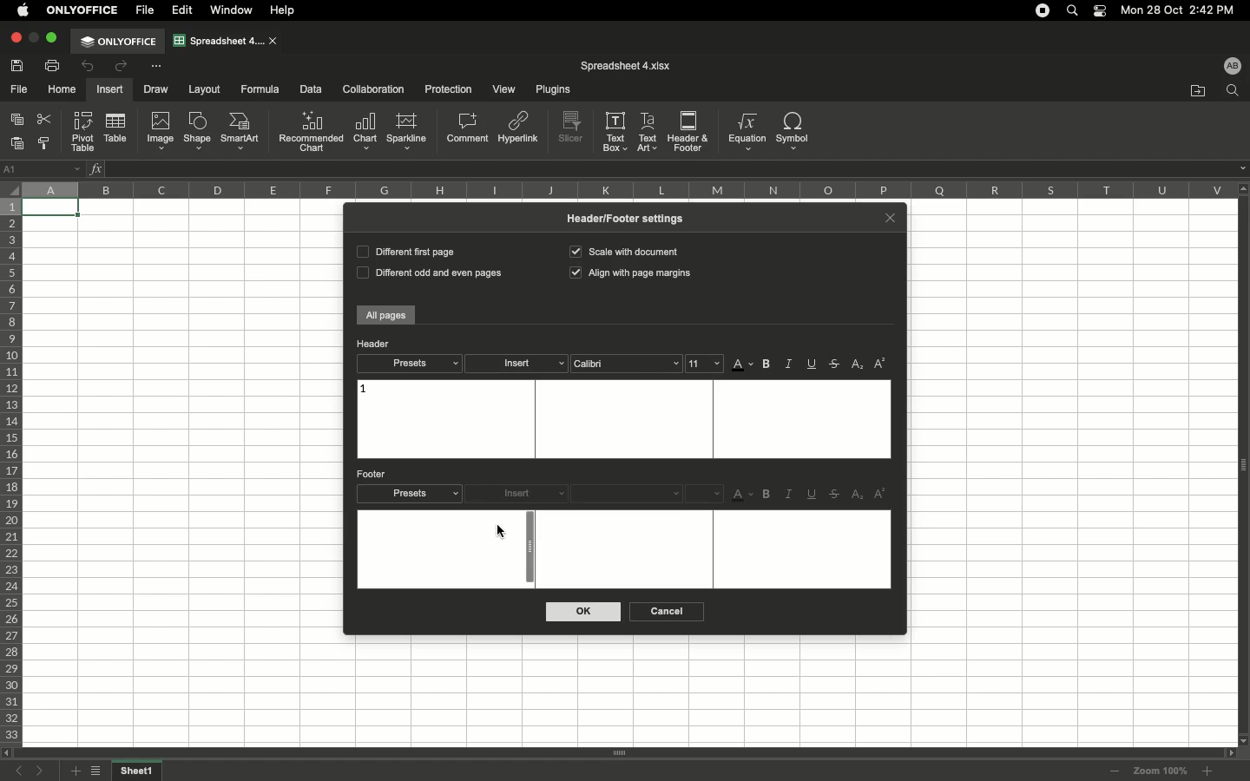  Describe the element at coordinates (1242, 739) in the screenshot. I see `scroll down` at that location.